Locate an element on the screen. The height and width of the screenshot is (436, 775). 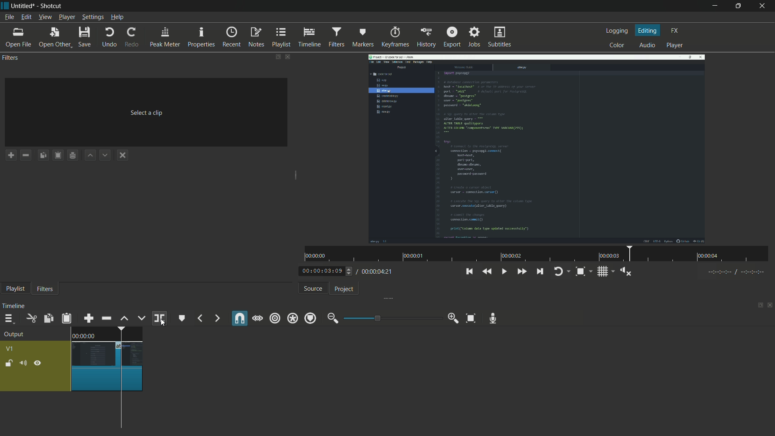
maximize is located at coordinates (739, 6).